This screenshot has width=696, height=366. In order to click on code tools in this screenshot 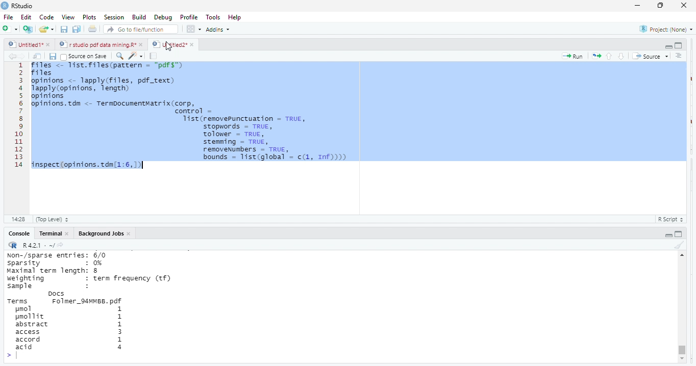, I will do `click(135, 55)`.